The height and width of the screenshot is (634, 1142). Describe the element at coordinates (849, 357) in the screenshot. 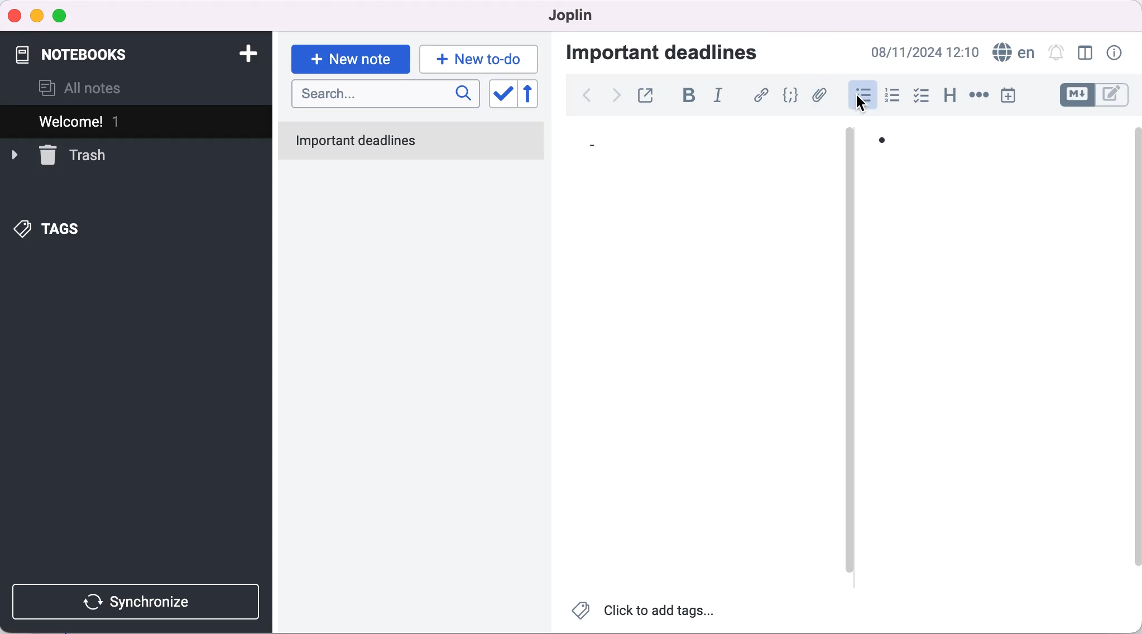

I see `vertical slider` at that location.